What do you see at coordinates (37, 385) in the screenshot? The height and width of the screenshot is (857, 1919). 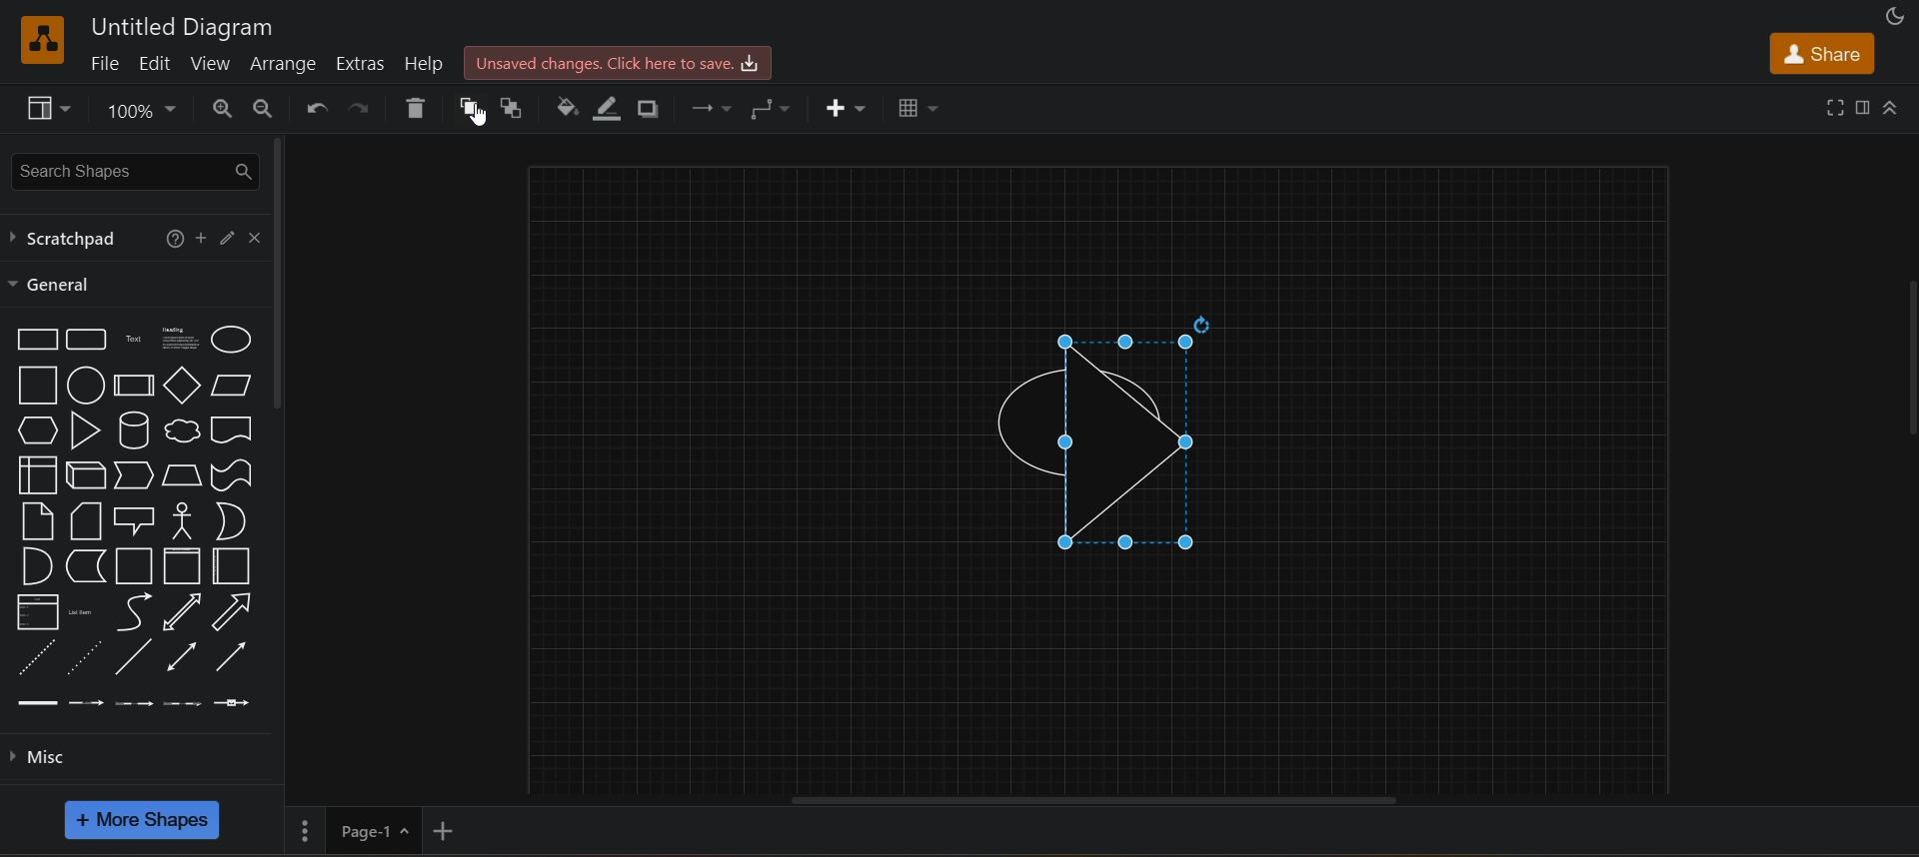 I see `square` at bounding box center [37, 385].